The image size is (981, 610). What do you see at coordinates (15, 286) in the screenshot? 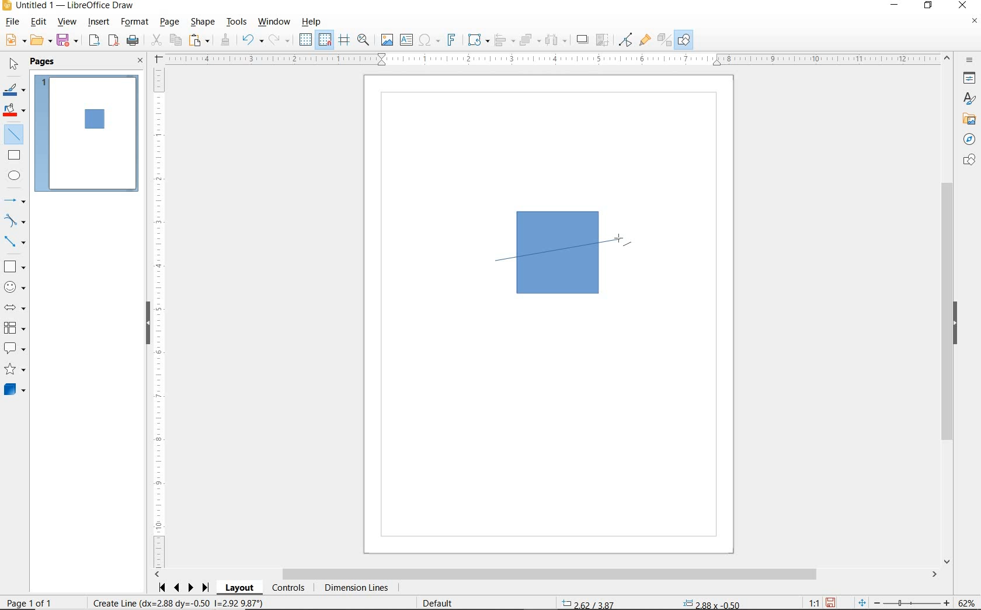
I see `SYMBOL SHAPES` at bounding box center [15, 286].